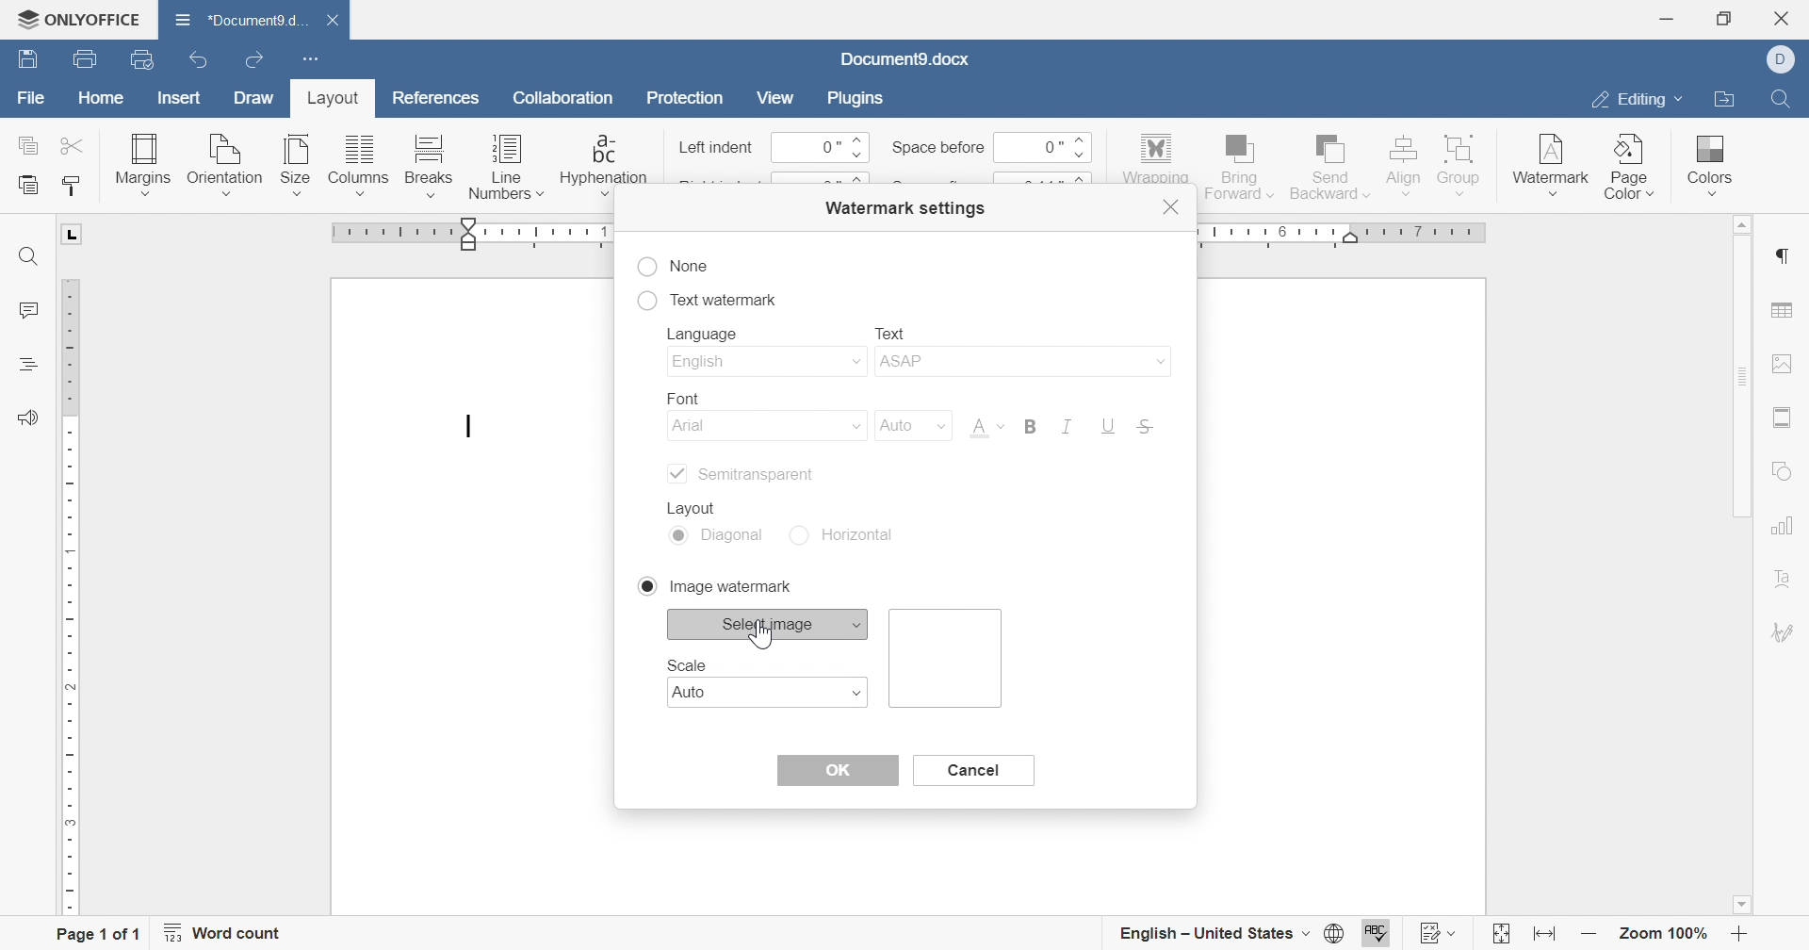 This screenshot has width=1809, height=950. Describe the element at coordinates (851, 534) in the screenshot. I see `horizontal` at that location.